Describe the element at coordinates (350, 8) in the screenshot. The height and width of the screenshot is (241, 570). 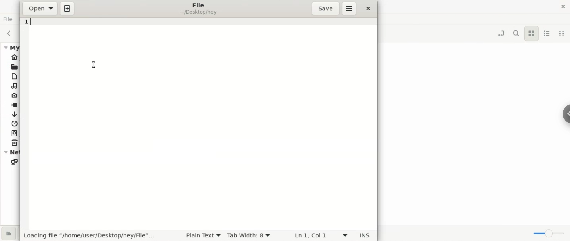
I see `more` at that location.